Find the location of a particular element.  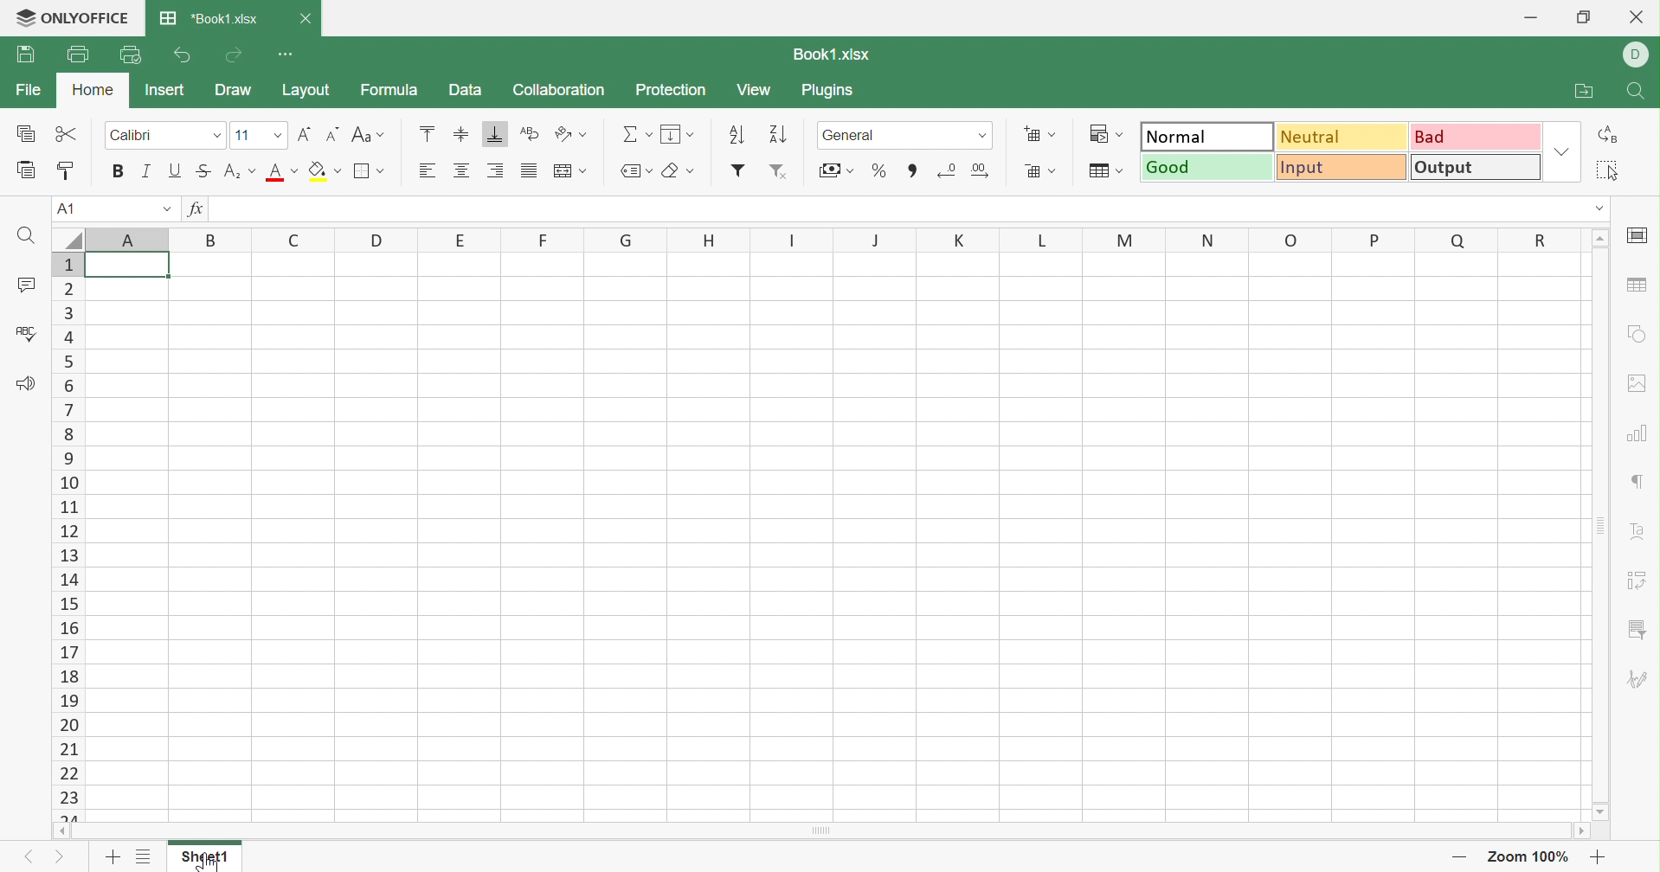

List of sheets is located at coordinates (140, 856).